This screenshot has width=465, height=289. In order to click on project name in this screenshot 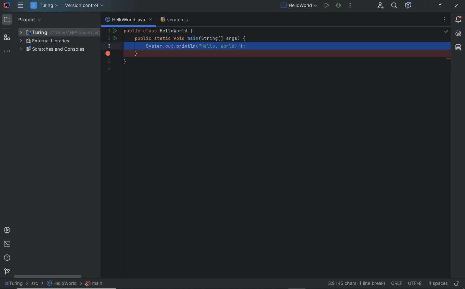, I will do `click(44, 6)`.